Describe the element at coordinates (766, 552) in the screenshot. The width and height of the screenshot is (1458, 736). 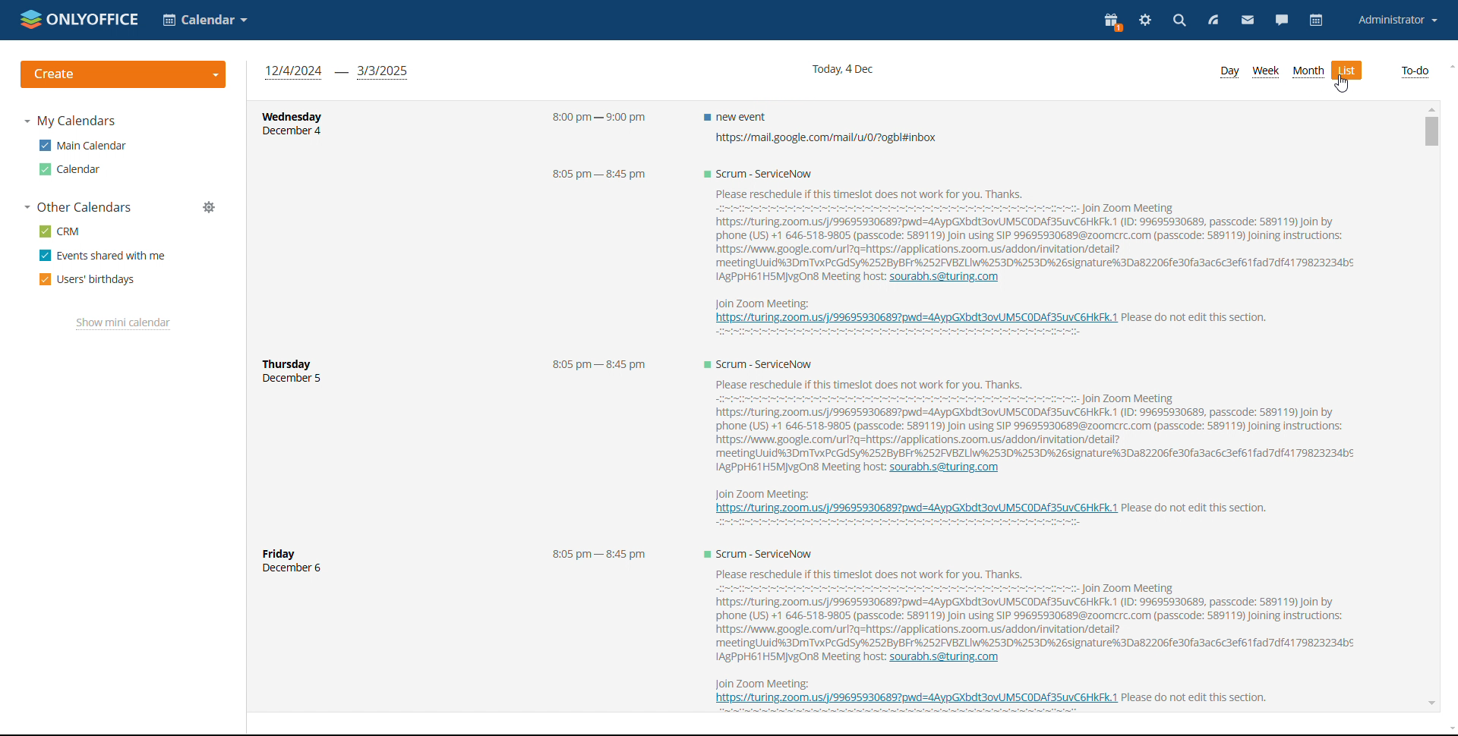
I see `Scrum - ServiceNow` at that location.